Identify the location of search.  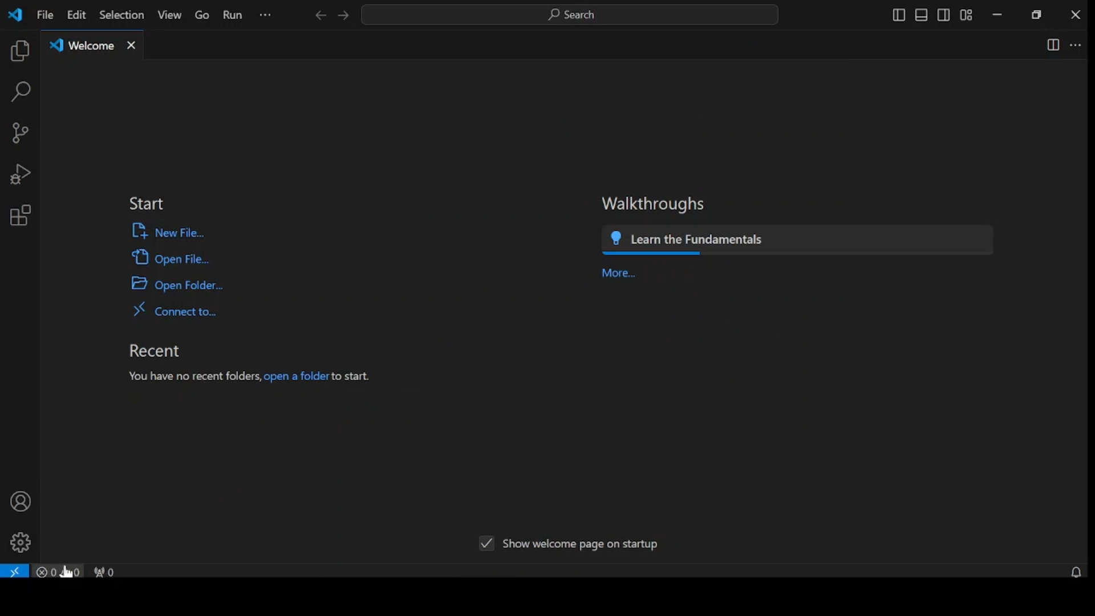
(21, 92).